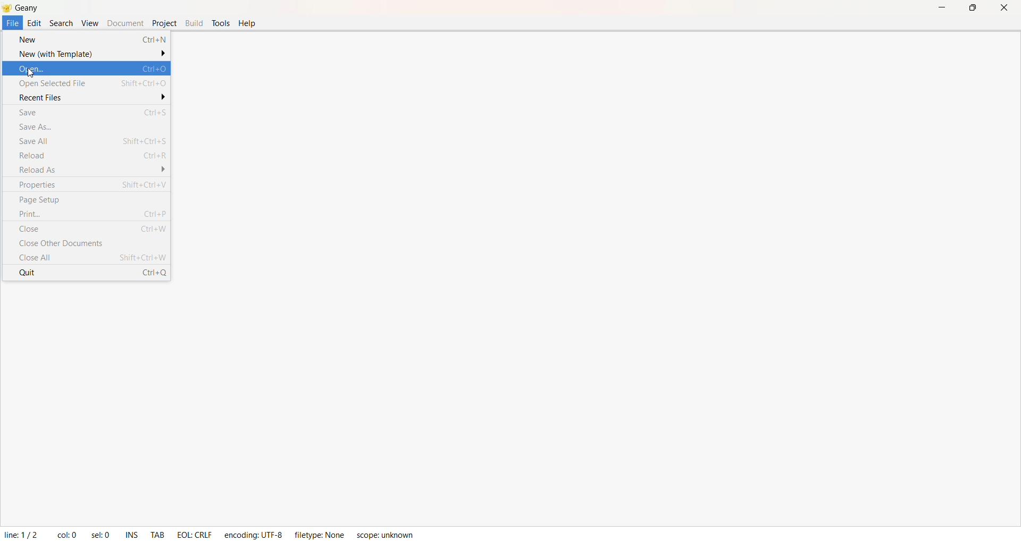 The width and height of the screenshot is (1021, 541). I want to click on EOL : CRLF, so click(193, 535).